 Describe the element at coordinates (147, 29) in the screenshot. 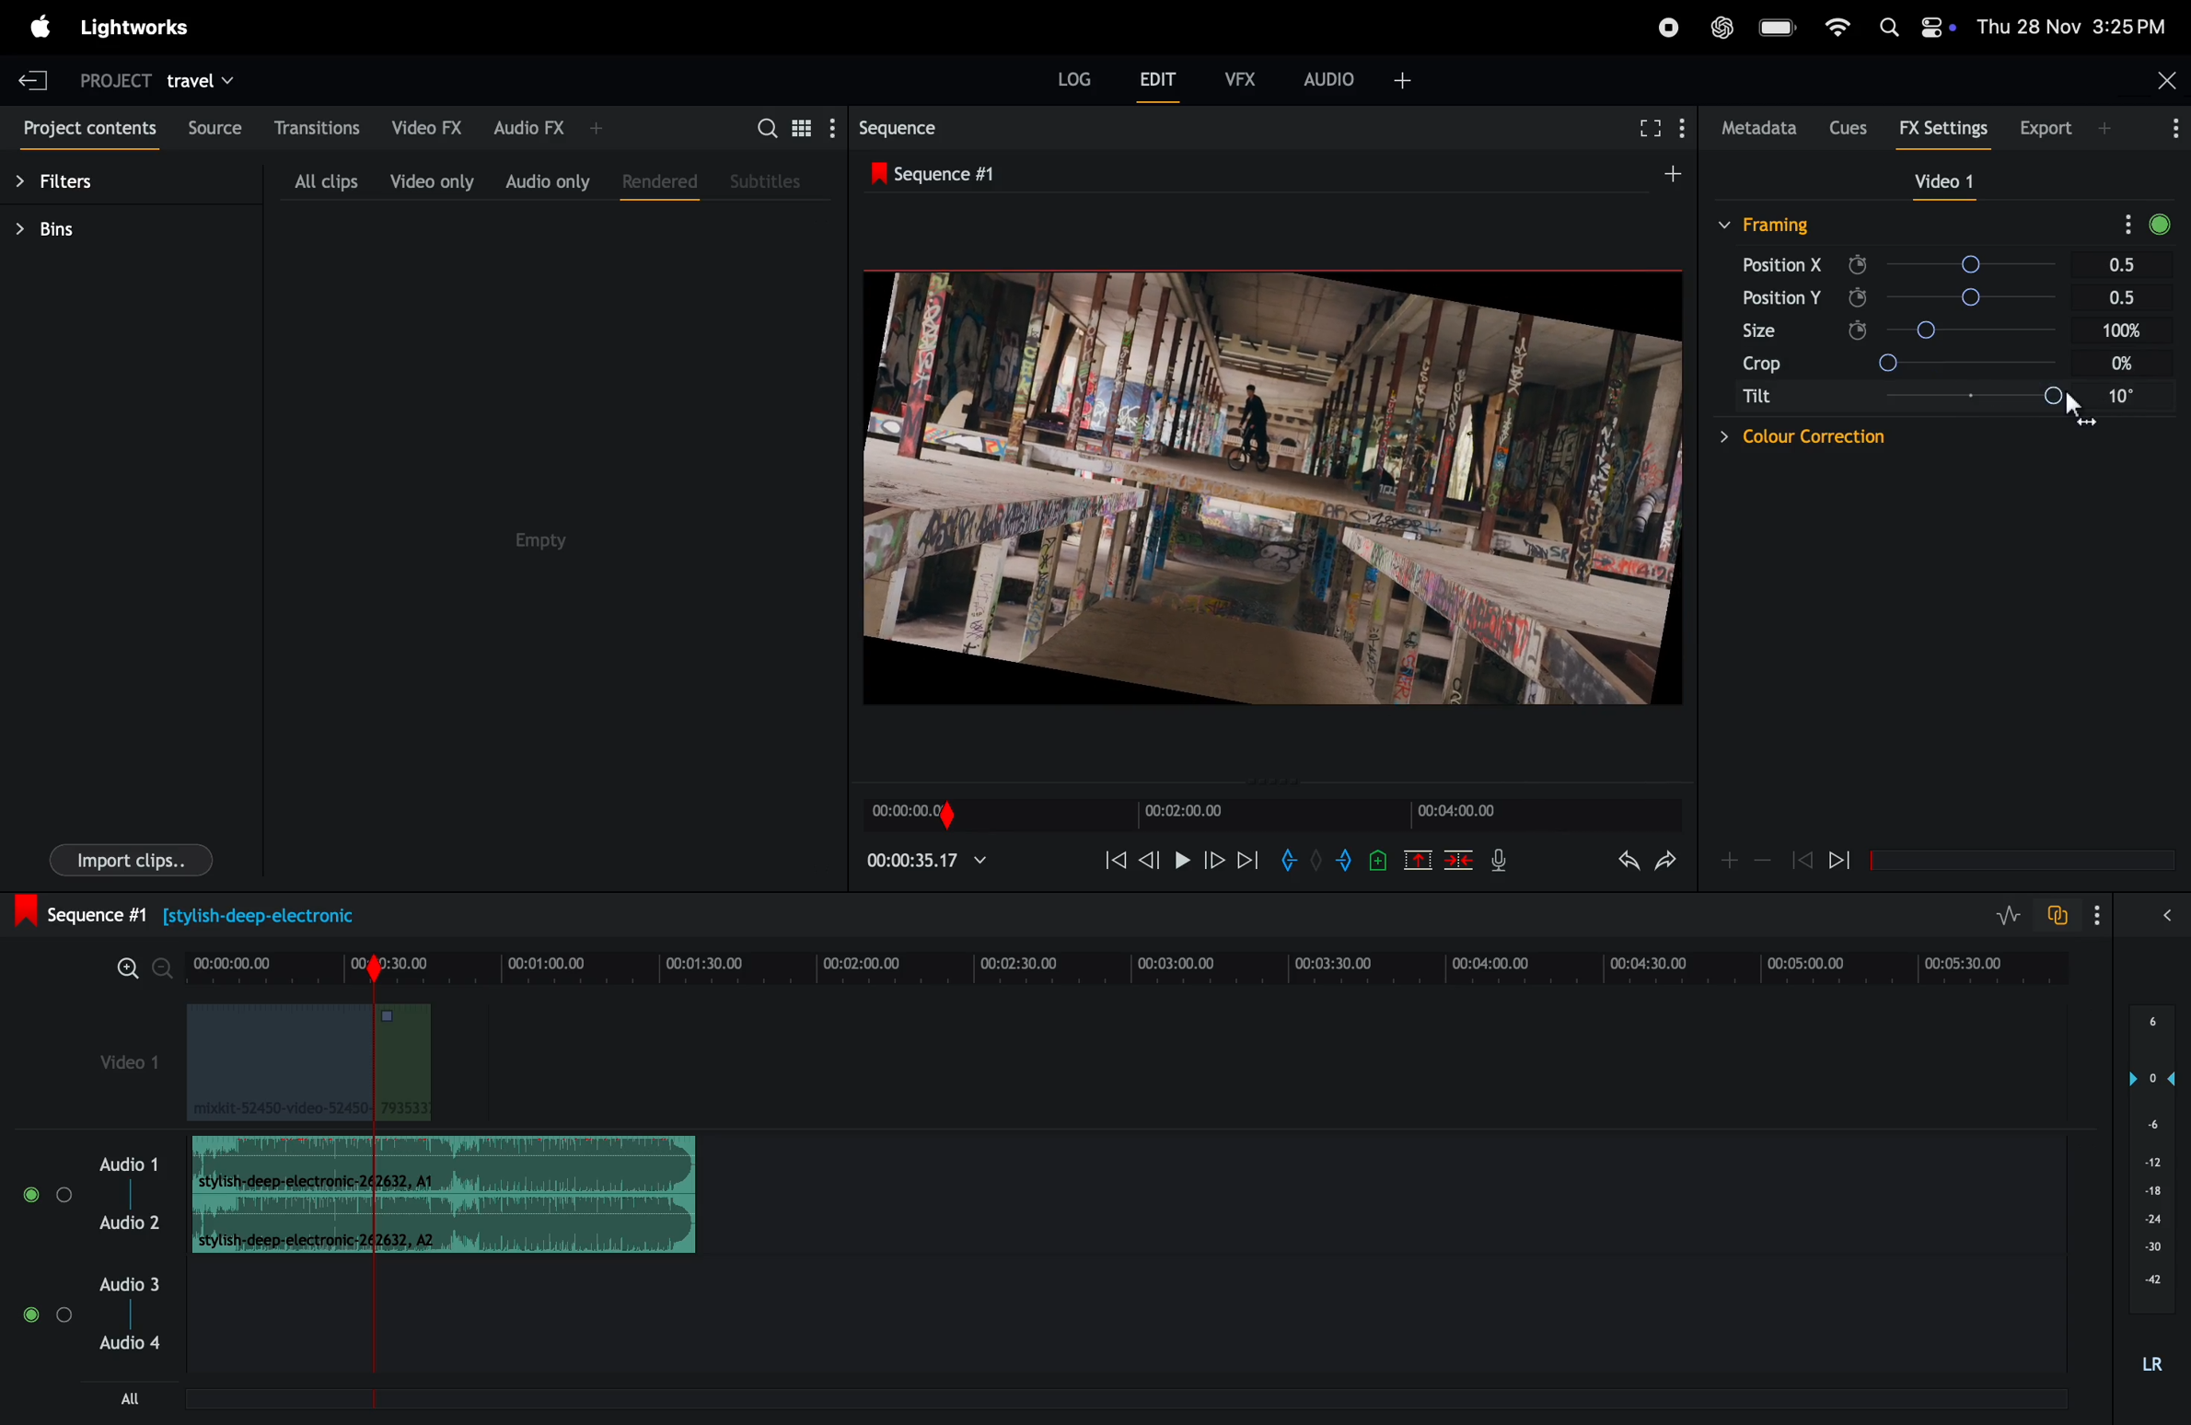

I see `light works menu` at that location.